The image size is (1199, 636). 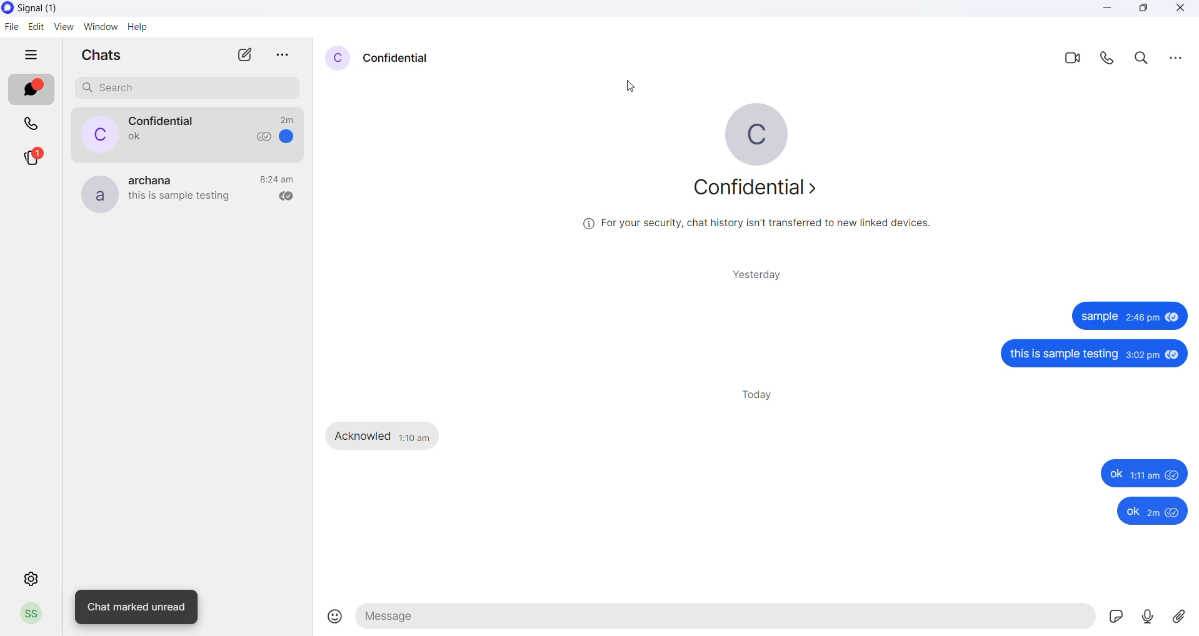 I want to click on last message, so click(x=129, y=139).